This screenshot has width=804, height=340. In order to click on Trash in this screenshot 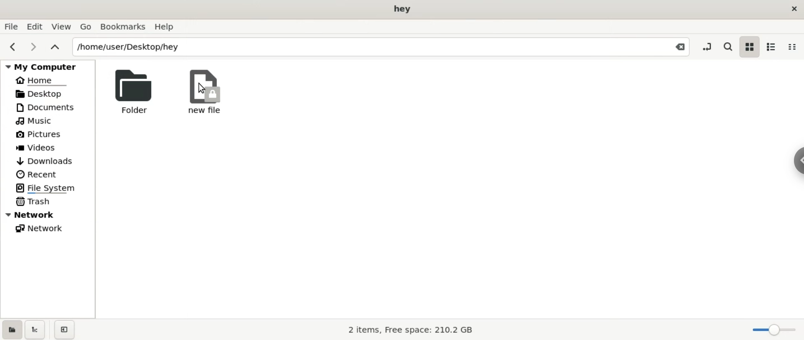, I will do `click(32, 202)`.